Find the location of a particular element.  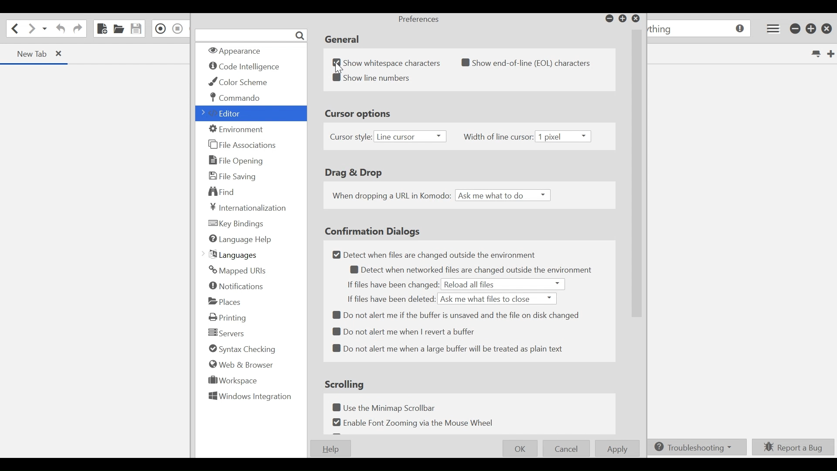

OK is located at coordinates (520, 448).